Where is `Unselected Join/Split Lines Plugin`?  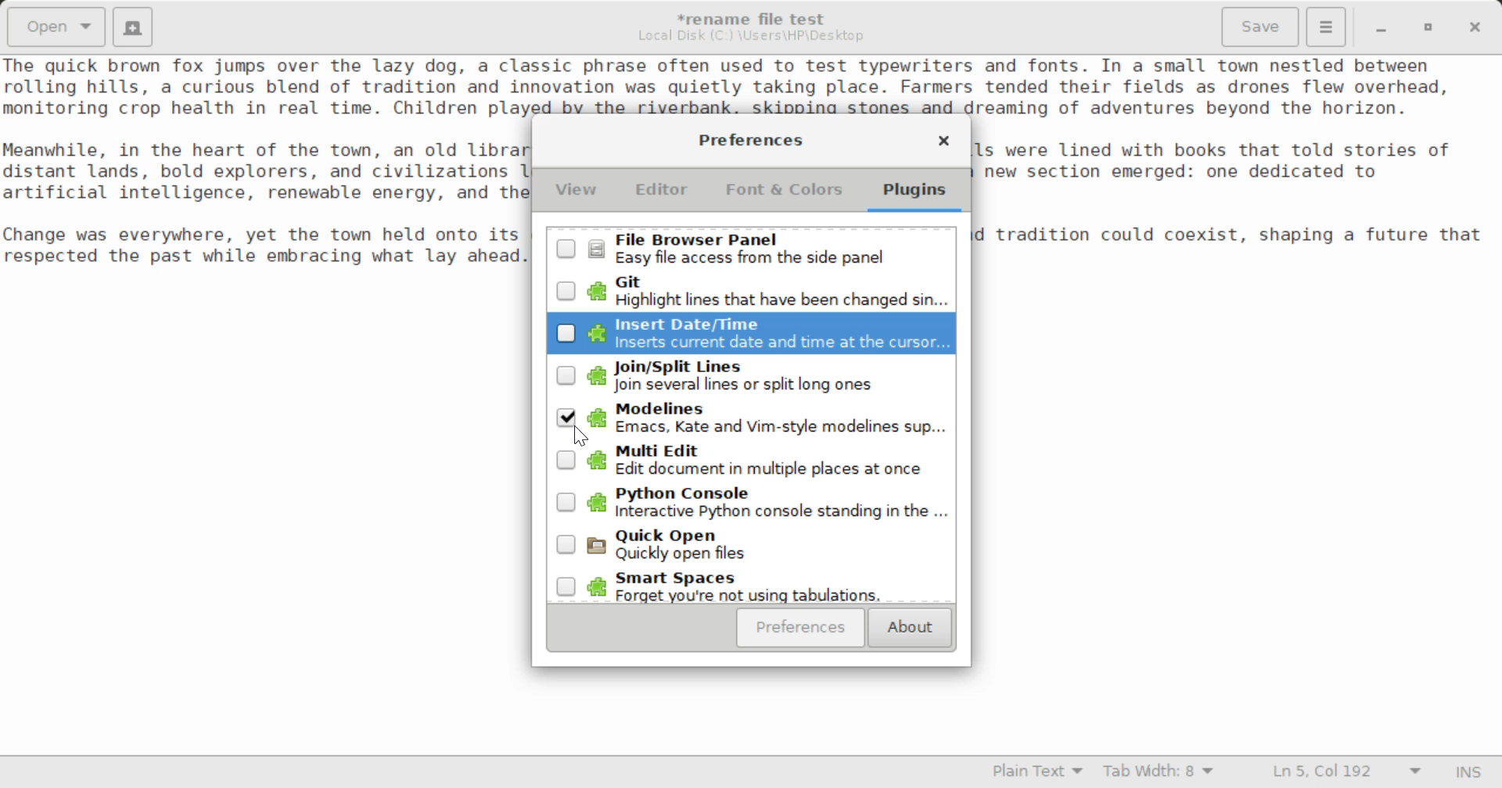 Unselected Join/Split Lines Plugin is located at coordinates (751, 376).